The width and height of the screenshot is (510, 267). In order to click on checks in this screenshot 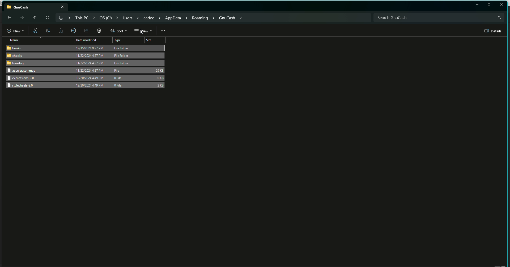, I will do `click(15, 56)`.